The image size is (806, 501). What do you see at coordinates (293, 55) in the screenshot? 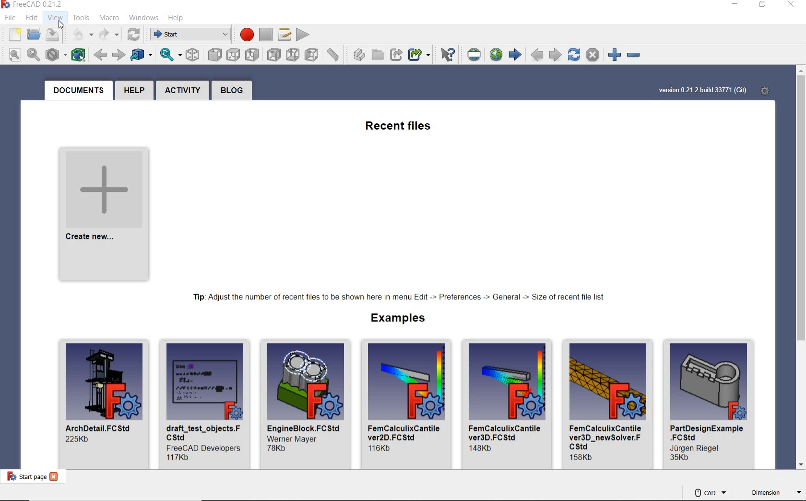
I see `bottom` at bounding box center [293, 55].